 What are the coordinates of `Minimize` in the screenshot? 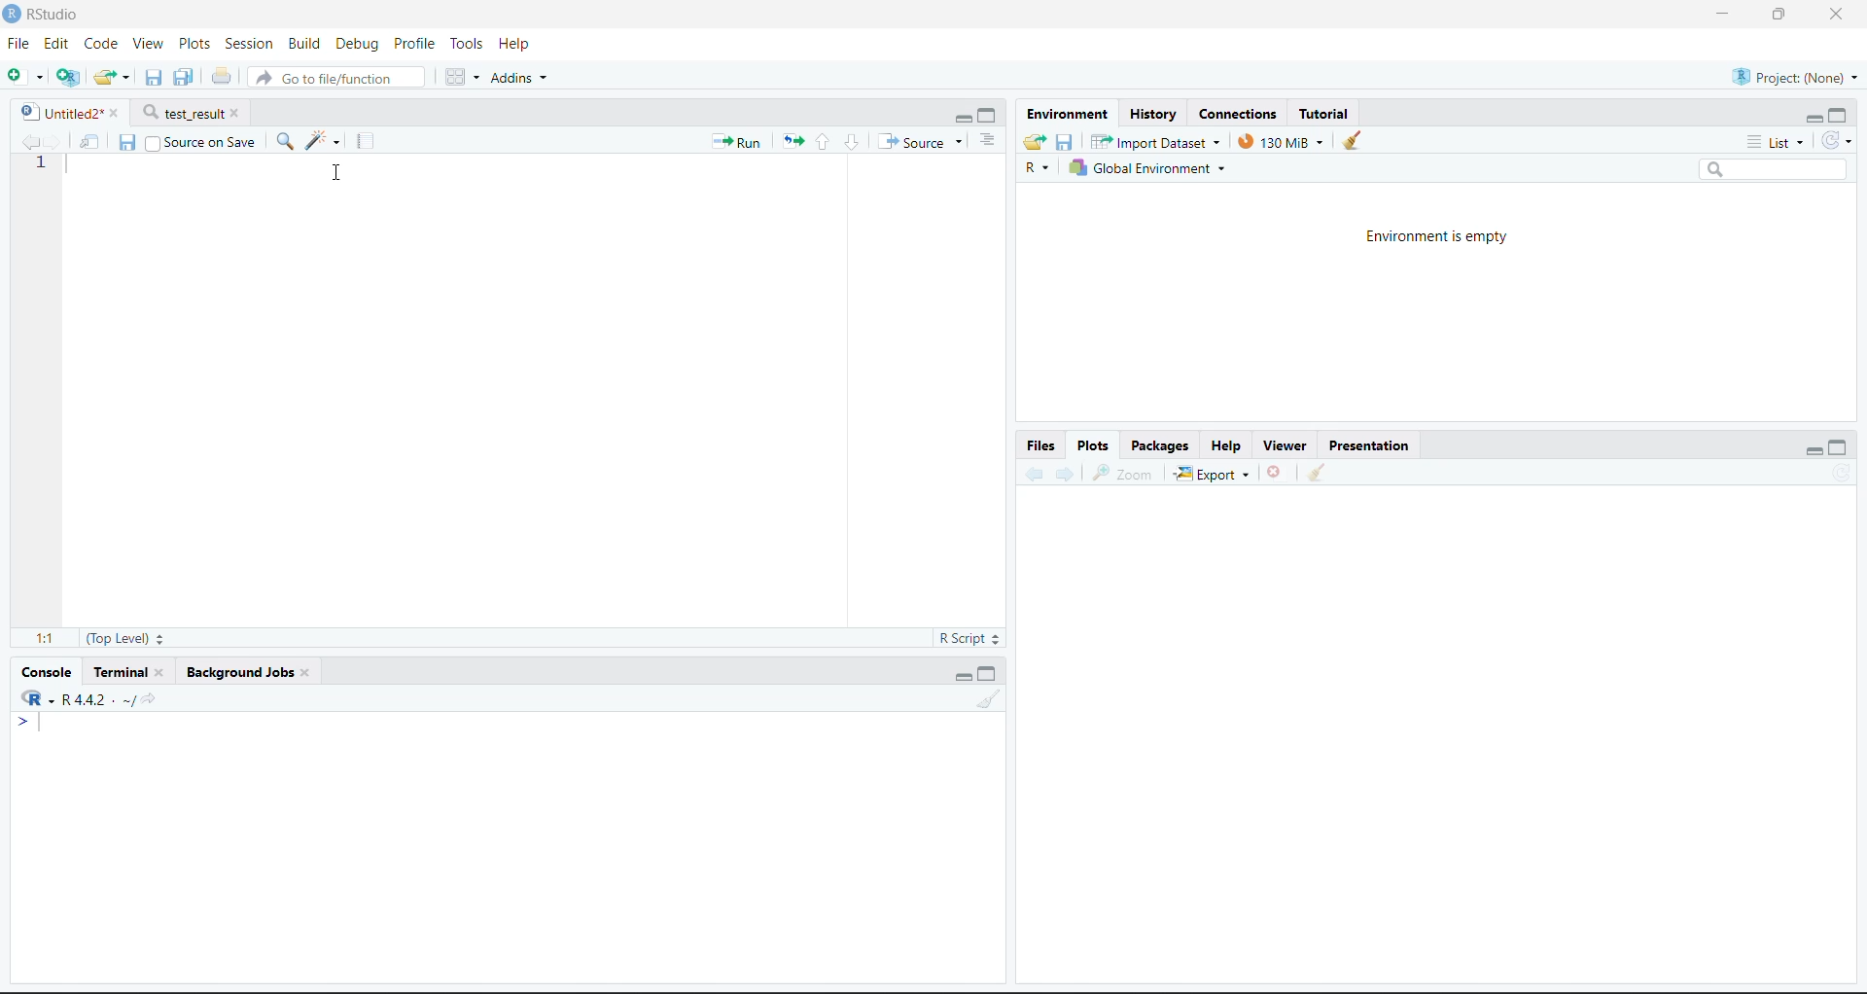 It's located at (959, 675).